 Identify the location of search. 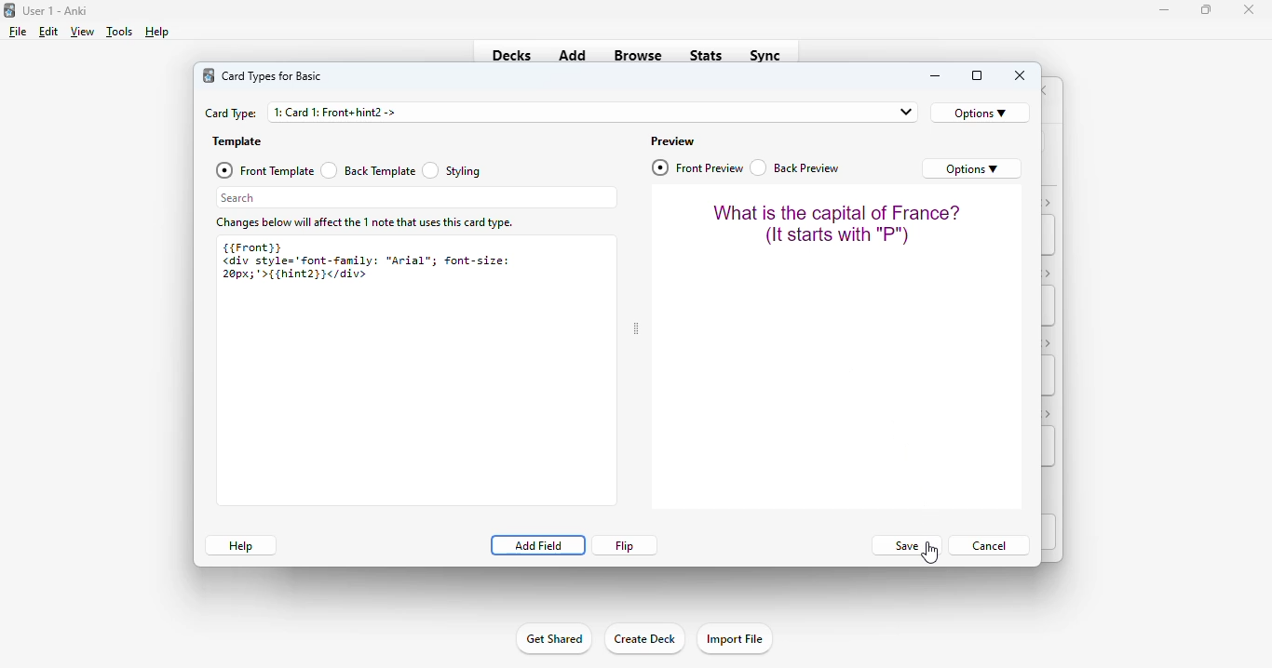
(416, 197).